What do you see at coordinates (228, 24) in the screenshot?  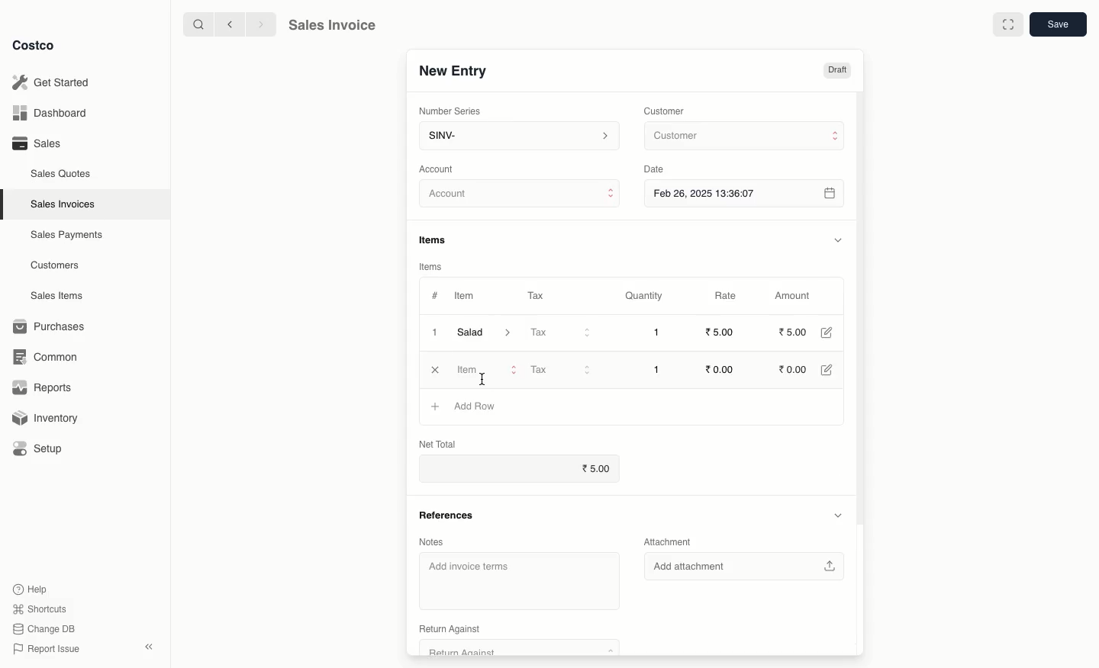 I see `Back` at bounding box center [228, 24].